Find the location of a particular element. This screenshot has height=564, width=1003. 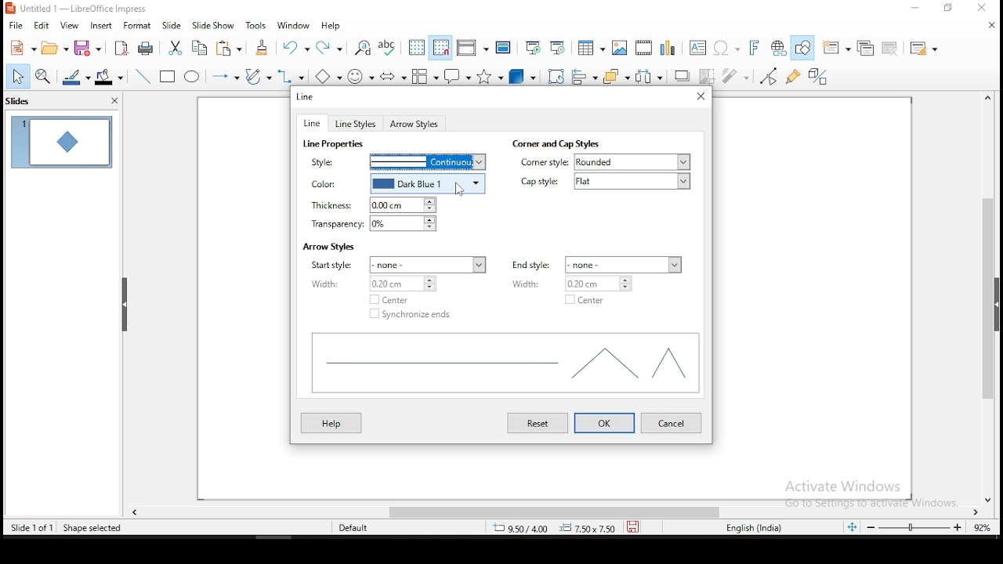

flowchart is located at coordinates (425, 76).